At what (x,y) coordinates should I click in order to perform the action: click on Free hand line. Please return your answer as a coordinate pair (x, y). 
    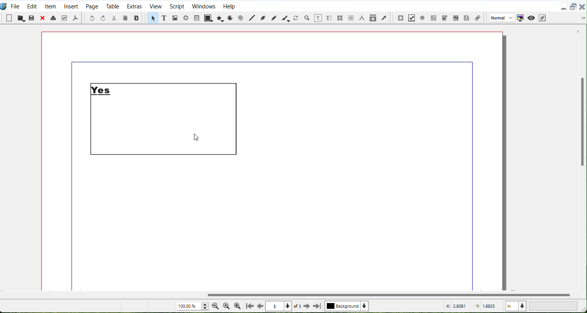
    Looking at the image, I should click on (274, 18).